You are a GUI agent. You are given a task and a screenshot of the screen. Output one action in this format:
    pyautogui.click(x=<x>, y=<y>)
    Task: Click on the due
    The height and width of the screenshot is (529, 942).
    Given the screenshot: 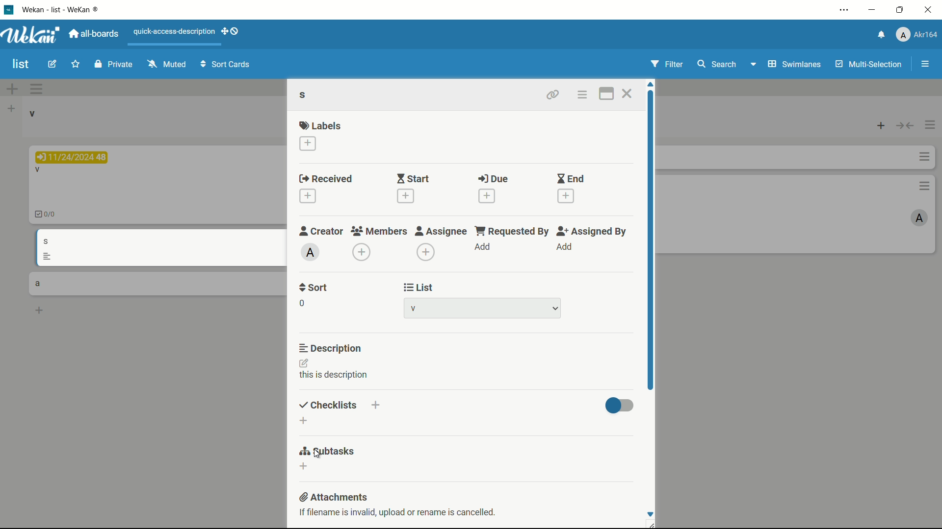 What is the action you would take?
    pyautogui.click(x=493, y=179)
    